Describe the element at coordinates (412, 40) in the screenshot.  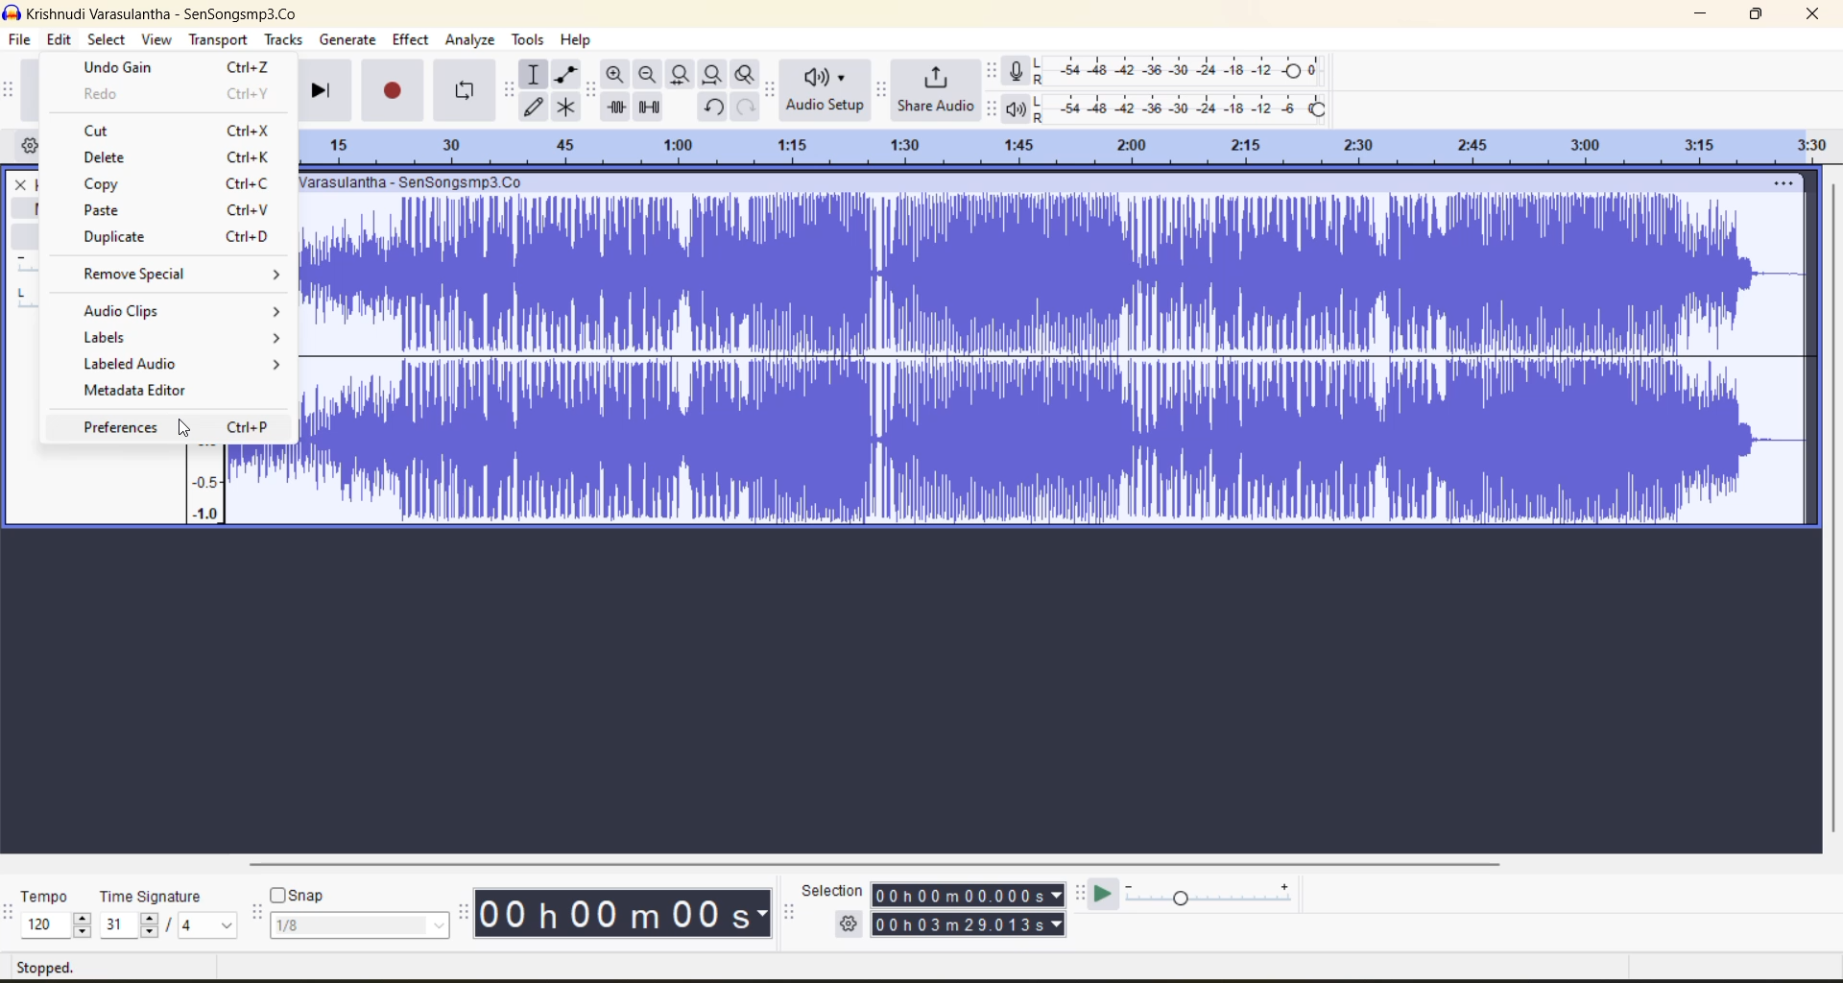
I see `effect` at that location.